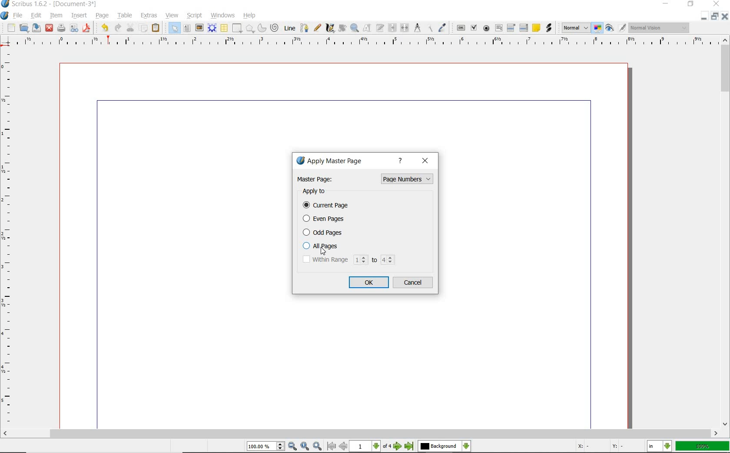  I want to click on Zoom In, so click(317, 446).